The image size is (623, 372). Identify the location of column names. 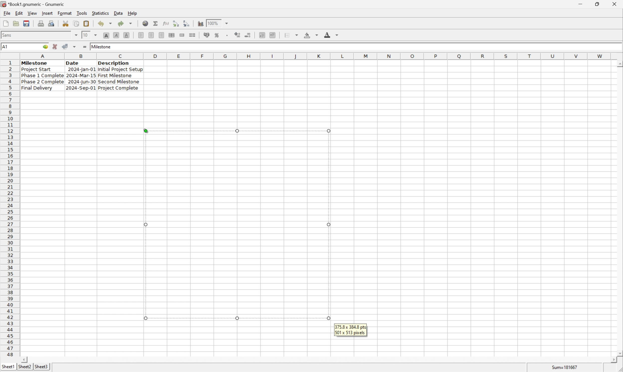
(317, 56).